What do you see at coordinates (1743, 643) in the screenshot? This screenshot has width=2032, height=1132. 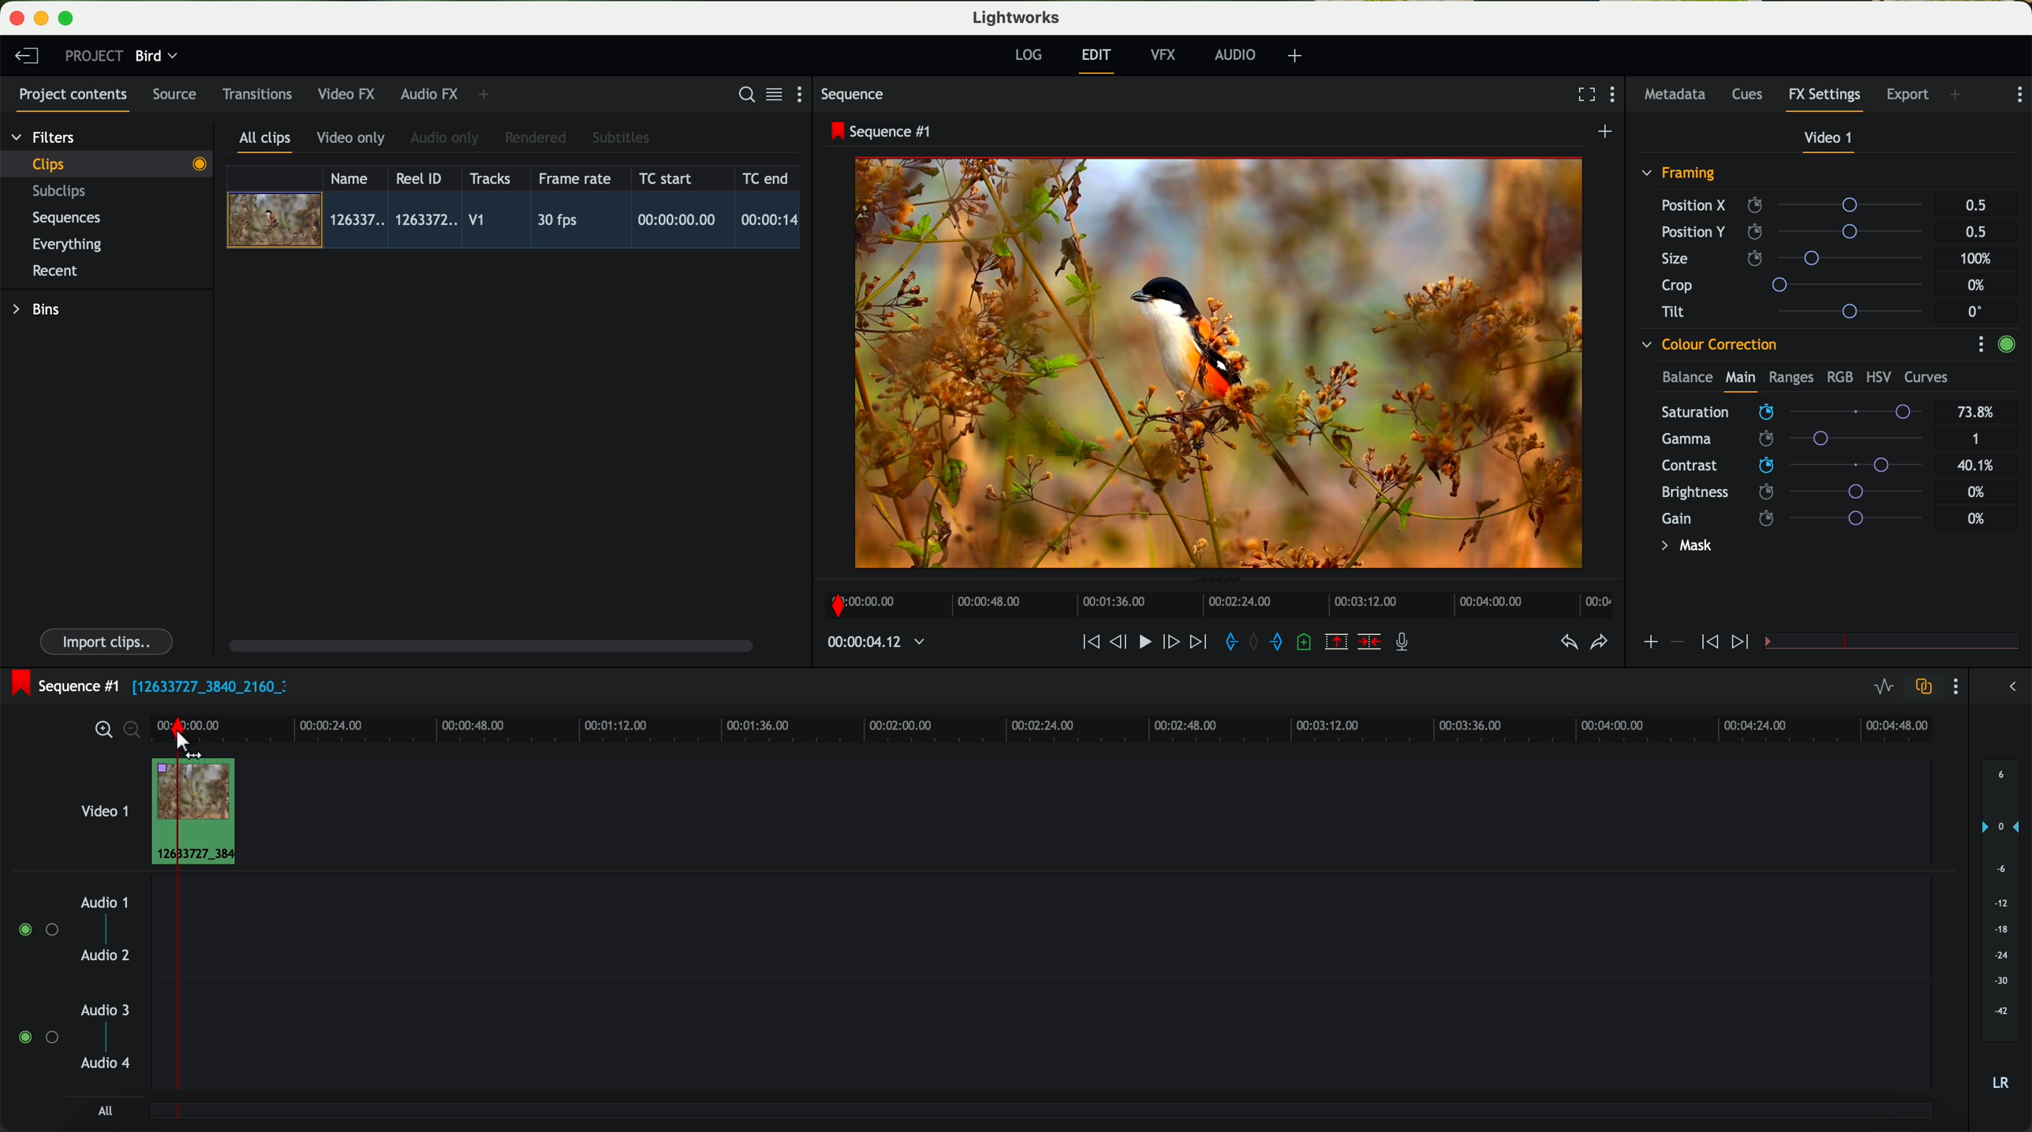 I see `icon` at bounding box center [1743, 643].